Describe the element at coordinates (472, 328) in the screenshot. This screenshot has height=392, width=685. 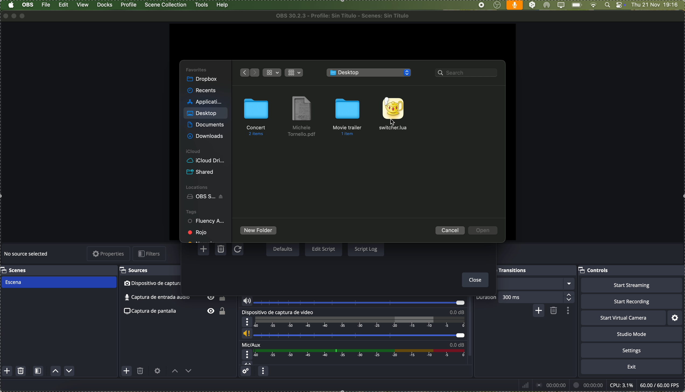
I see `scroll bar` at that location.